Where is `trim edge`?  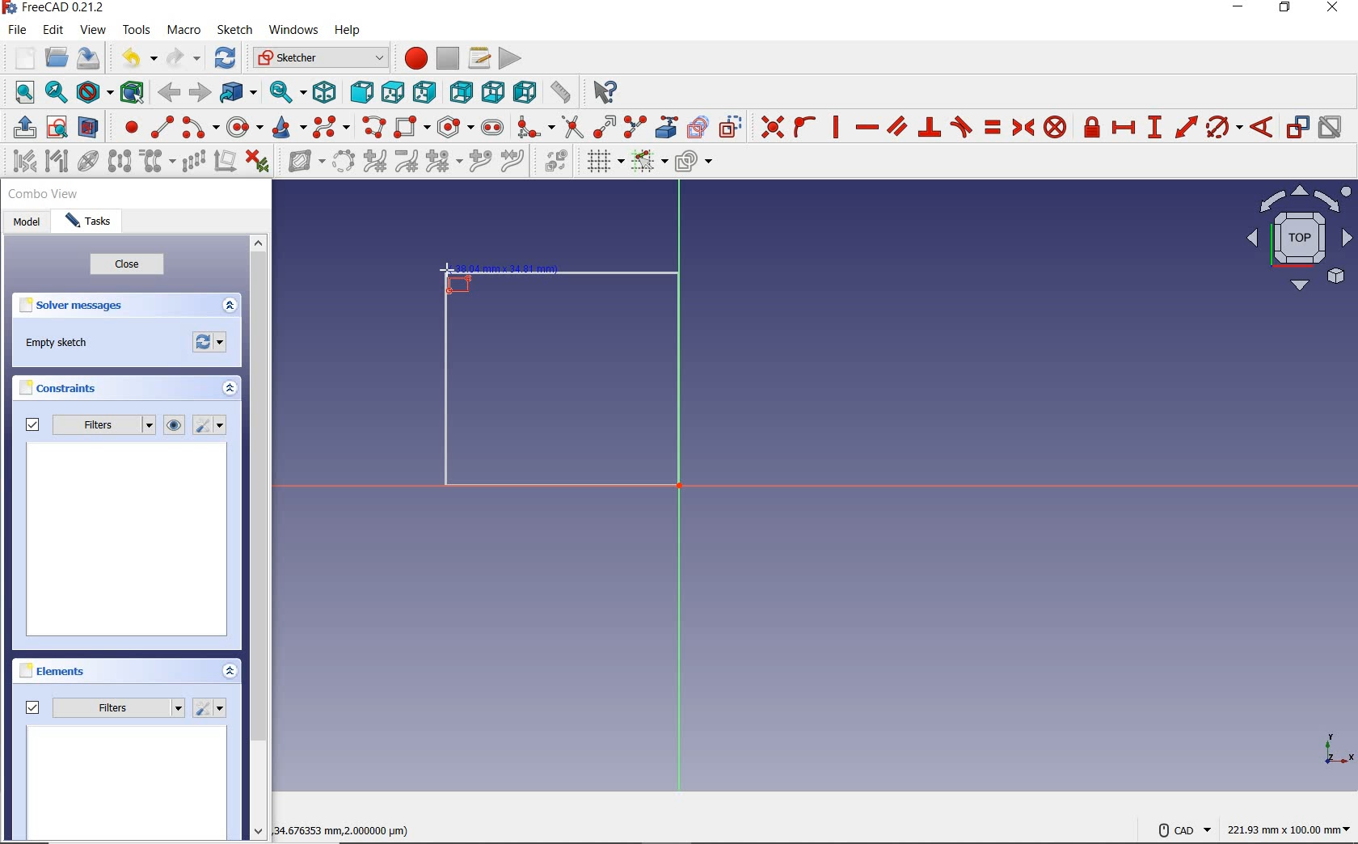
trim edge is located at coordinates (571, 127).